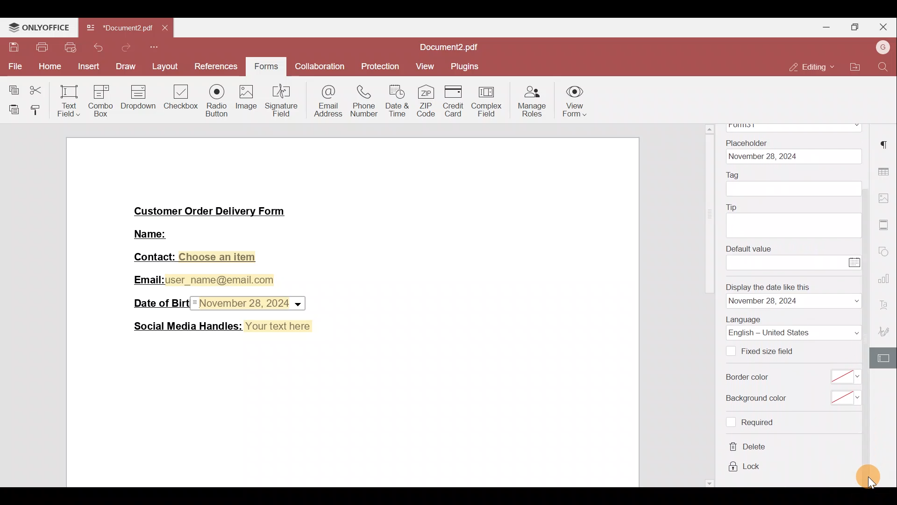 Image resolution: width=897 pixels, height=505 pixels. Describe the element at coordinates (38, 88) in the screenshot. I see `Cut` at that location.